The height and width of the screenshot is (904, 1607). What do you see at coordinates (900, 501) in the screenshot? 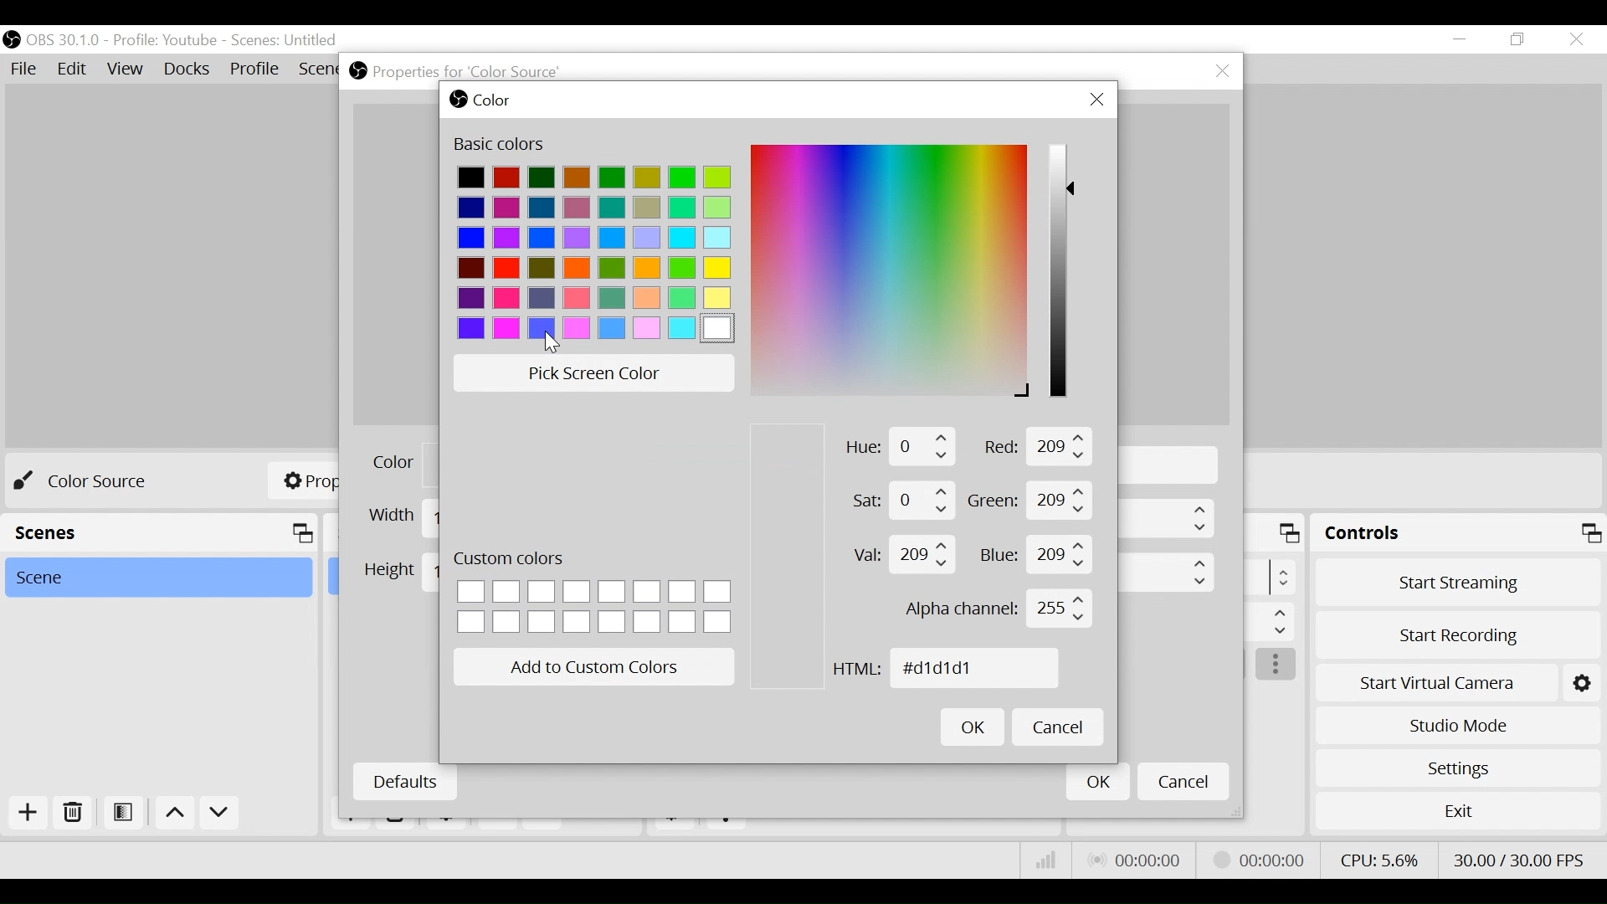
I see `Saturation` at bounding box center [900, 501].